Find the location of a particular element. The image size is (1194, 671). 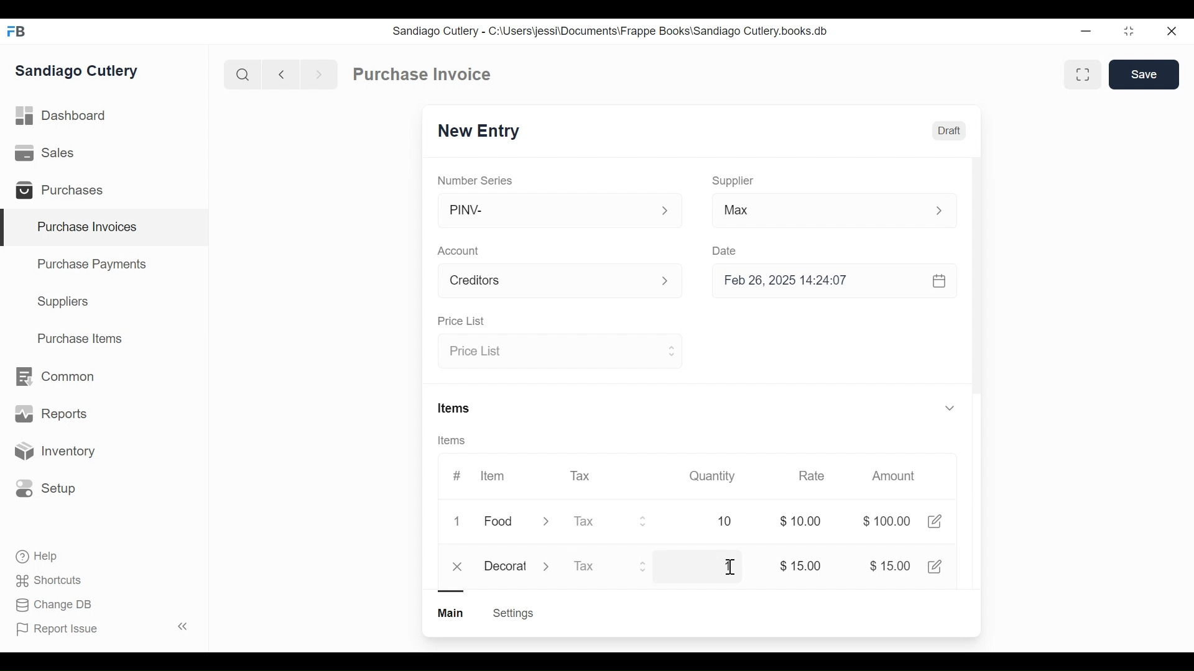

Account is located at coordinates (461, 252).